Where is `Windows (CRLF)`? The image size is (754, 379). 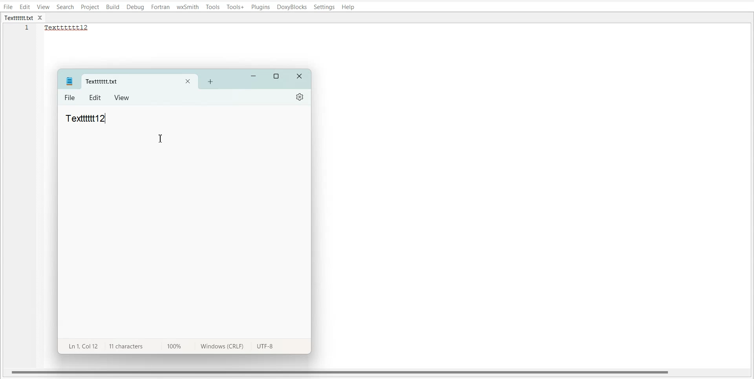
Windows (CRLF) is located at coordinates (220, 348).